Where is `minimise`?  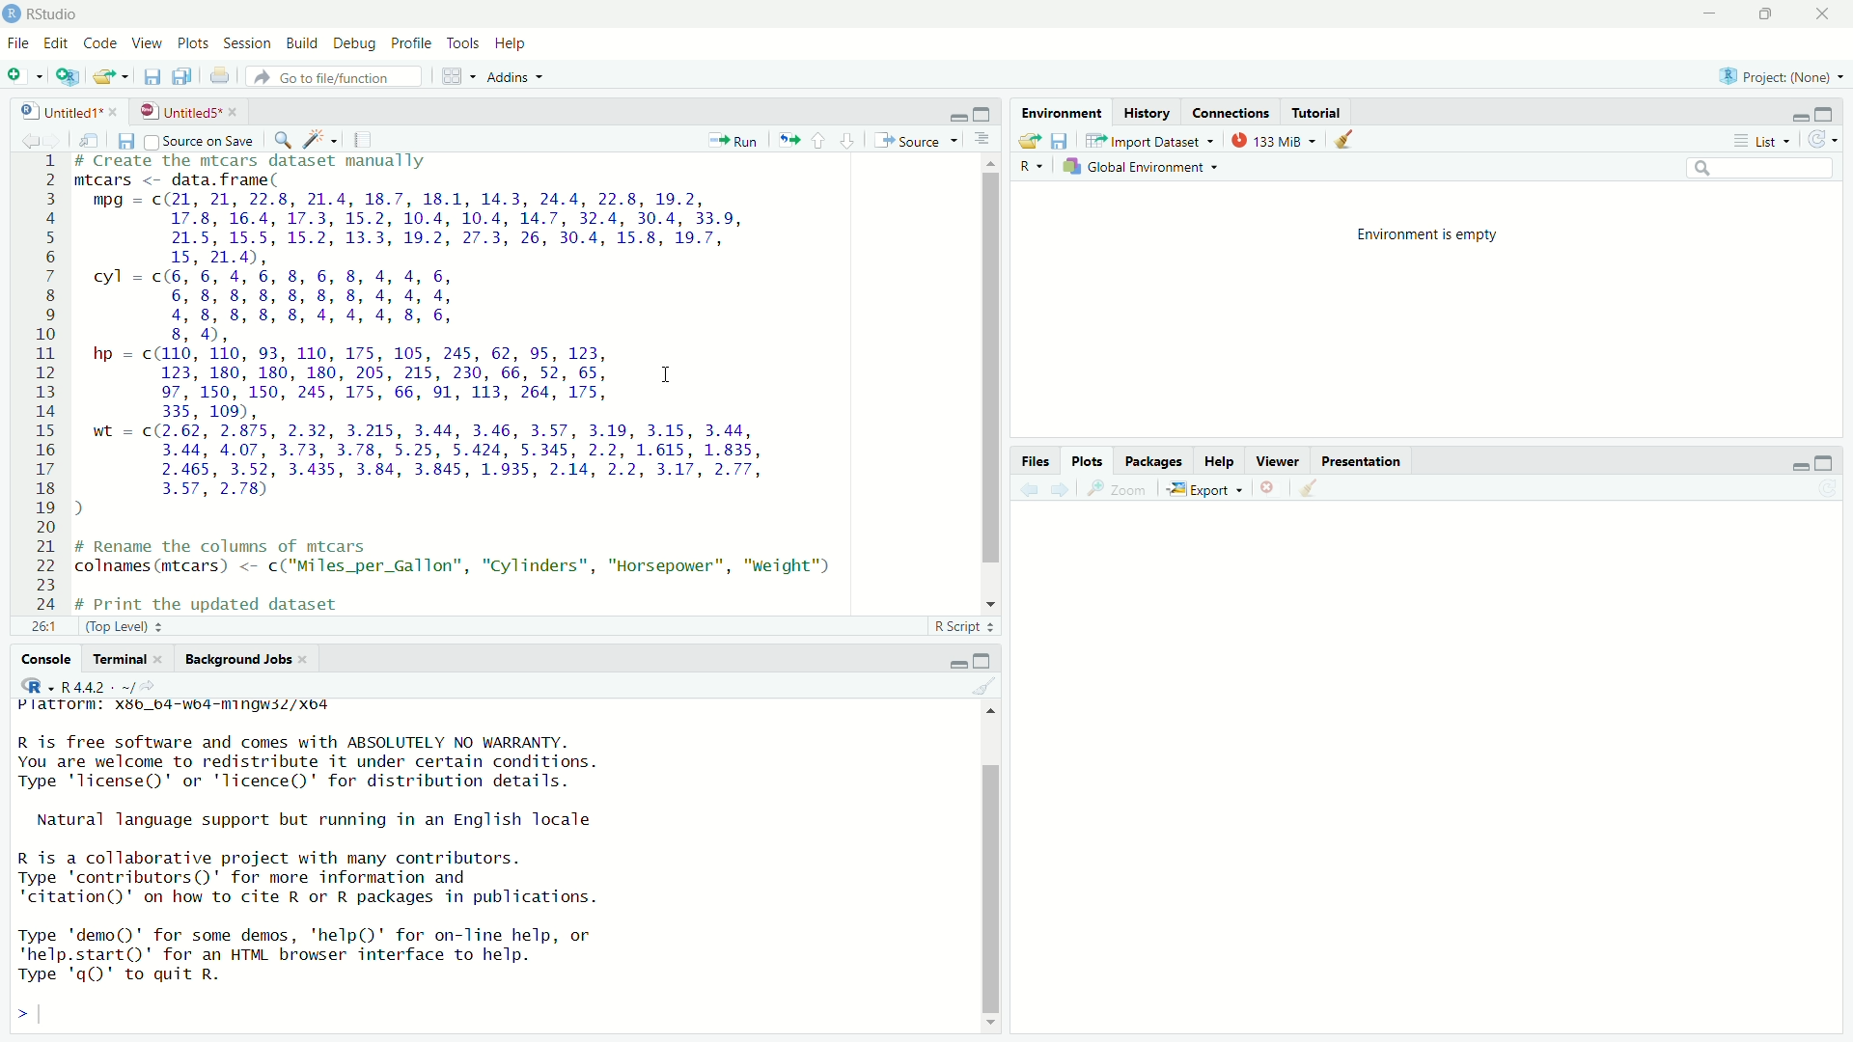 minimise is located at coordinates (958, 115).